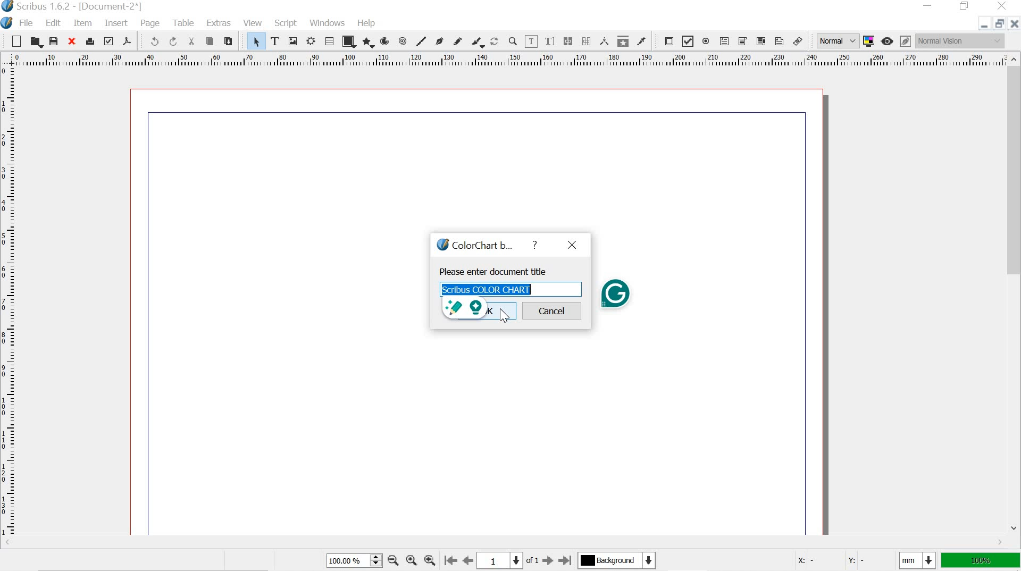 Image resolution: width=1021 pixels, height=571 pixels. I want to click on calligraphic line, so click(479, 43).